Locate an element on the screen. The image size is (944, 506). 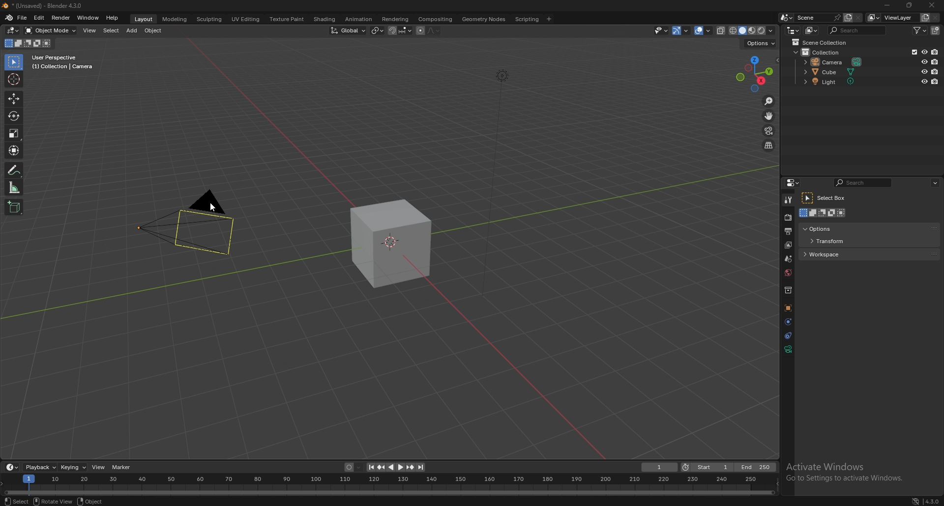
data is located at coordinates (788, 349).